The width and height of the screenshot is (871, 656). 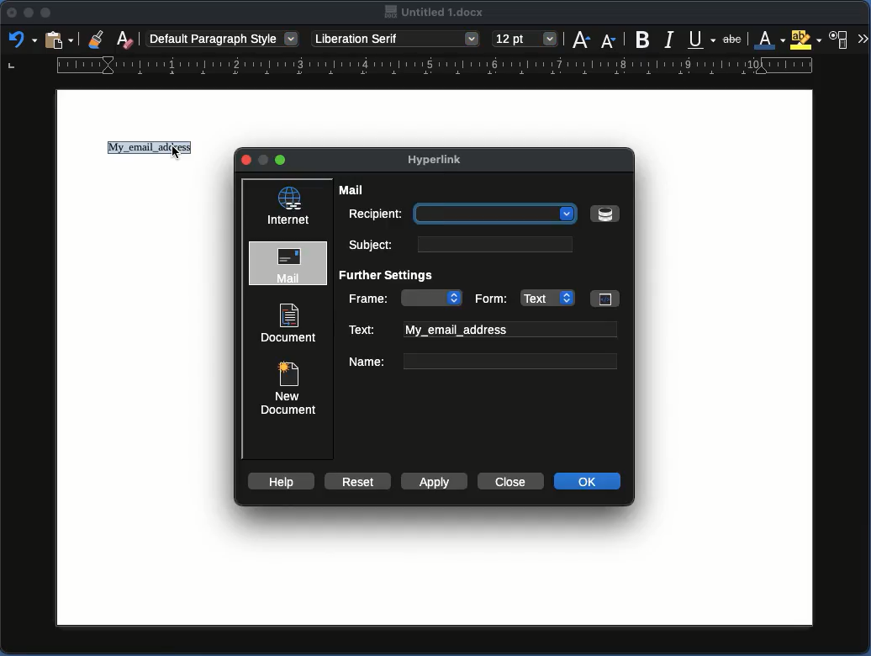 What do you see at coordinates (581, 40) in the screenshot?
I see `Size increase` at bounding box center [581, 40].